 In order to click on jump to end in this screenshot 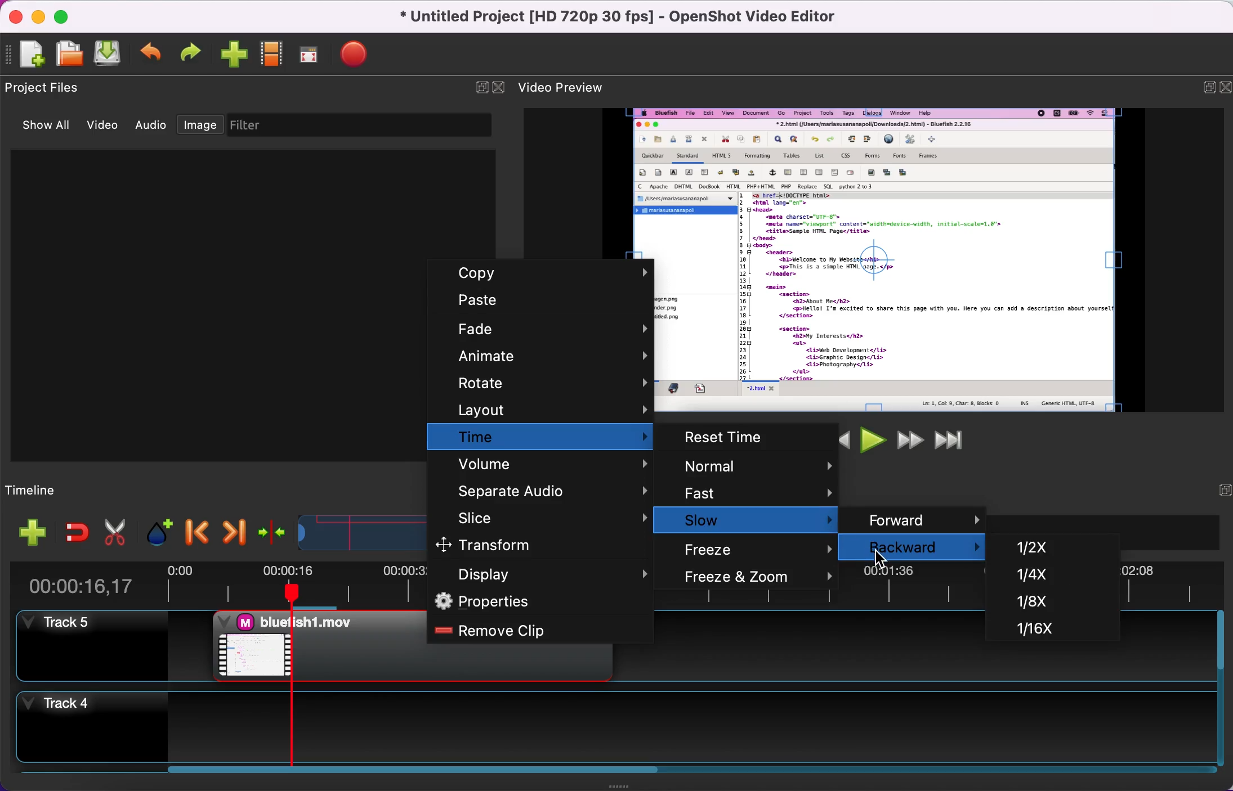, I will do `click(949, 439)`.